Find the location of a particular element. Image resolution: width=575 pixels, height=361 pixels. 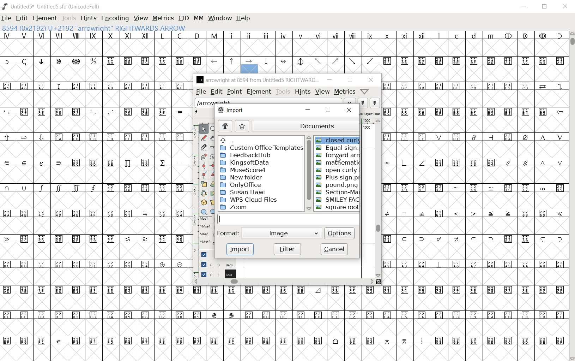

Import is located at coordinates (240, 249).